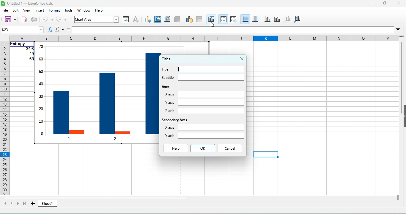 This screenshot has width=406, height=214. What do you see at coordinates (203, 103) in the screenshot?
I see `y axis` at bounding box center [203, 103].